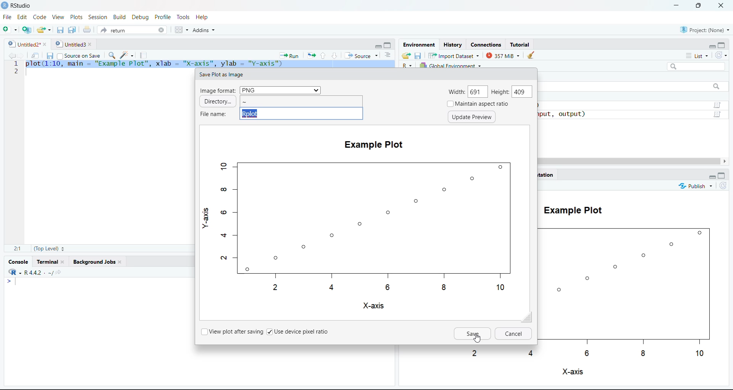 The image size is (733, 390). Describe the element at coordinates (111, 55) in the screenshot. I see `Find/Replace` at that location.